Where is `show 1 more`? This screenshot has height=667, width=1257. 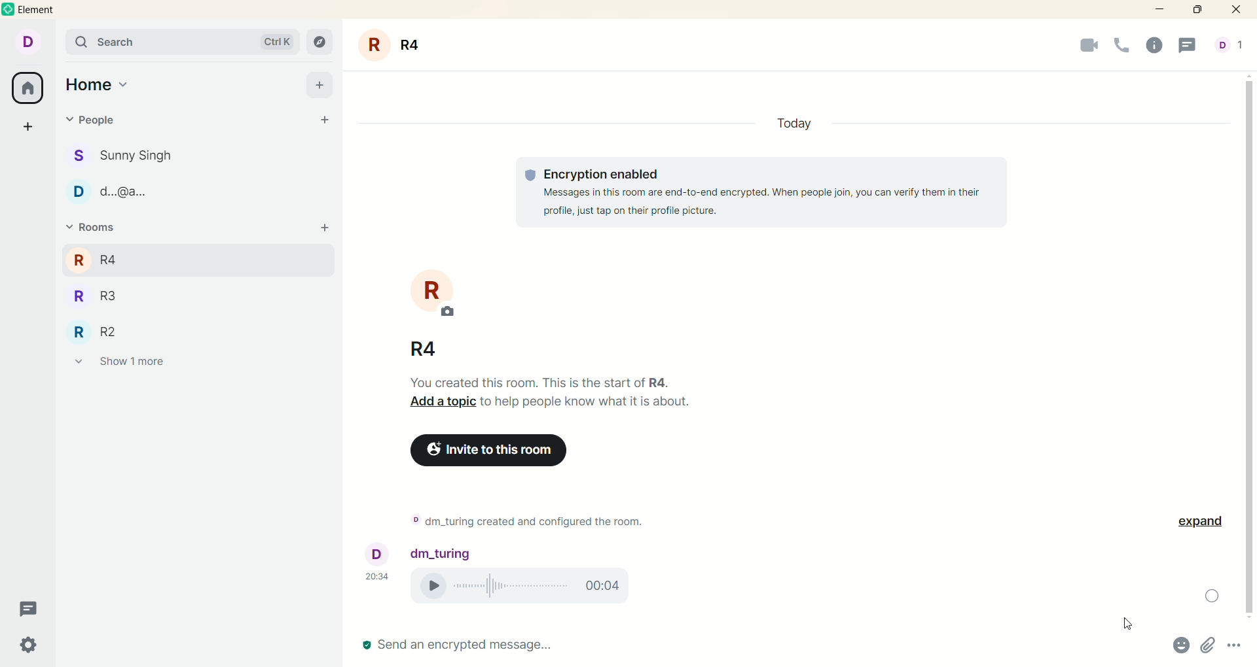 show 1 more is located at coordinates (120, 364).